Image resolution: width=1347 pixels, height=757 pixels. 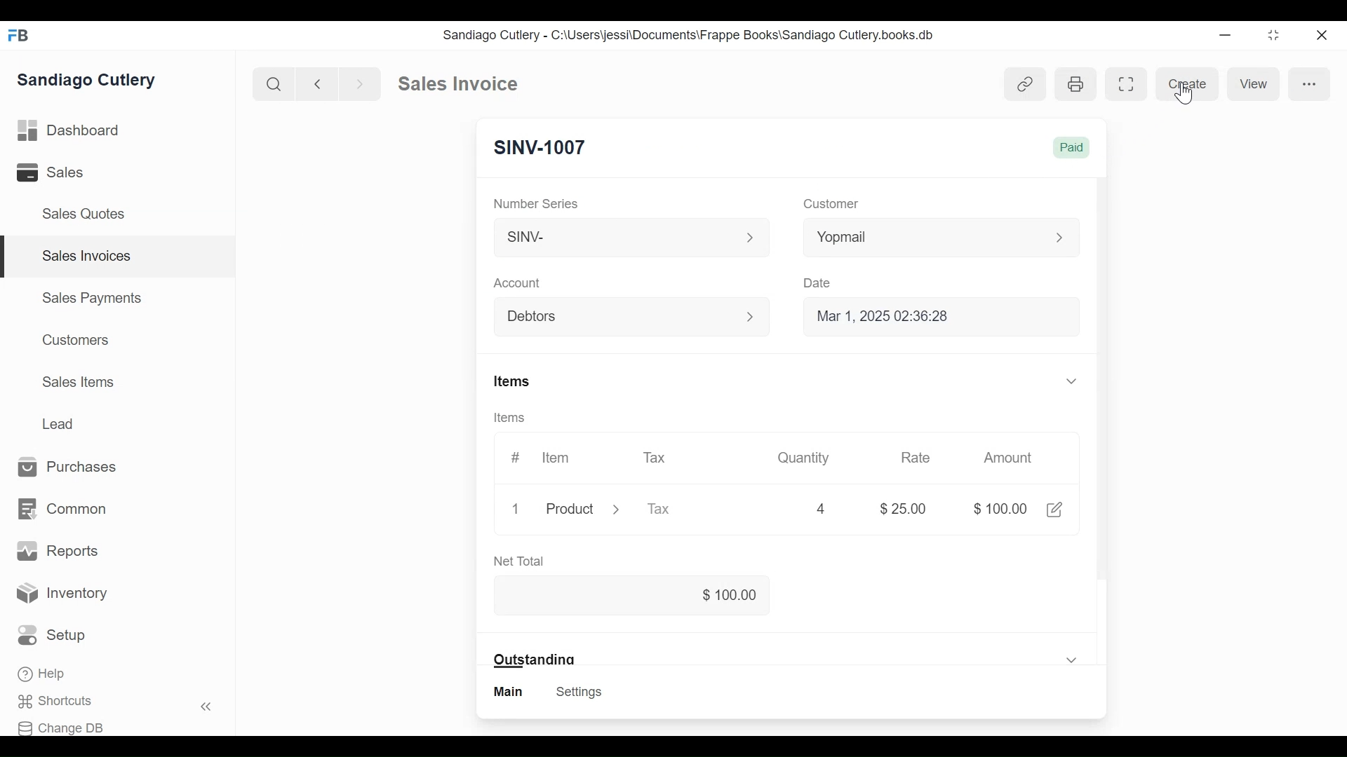 I want to click on Date, so click(x=817, y=283).